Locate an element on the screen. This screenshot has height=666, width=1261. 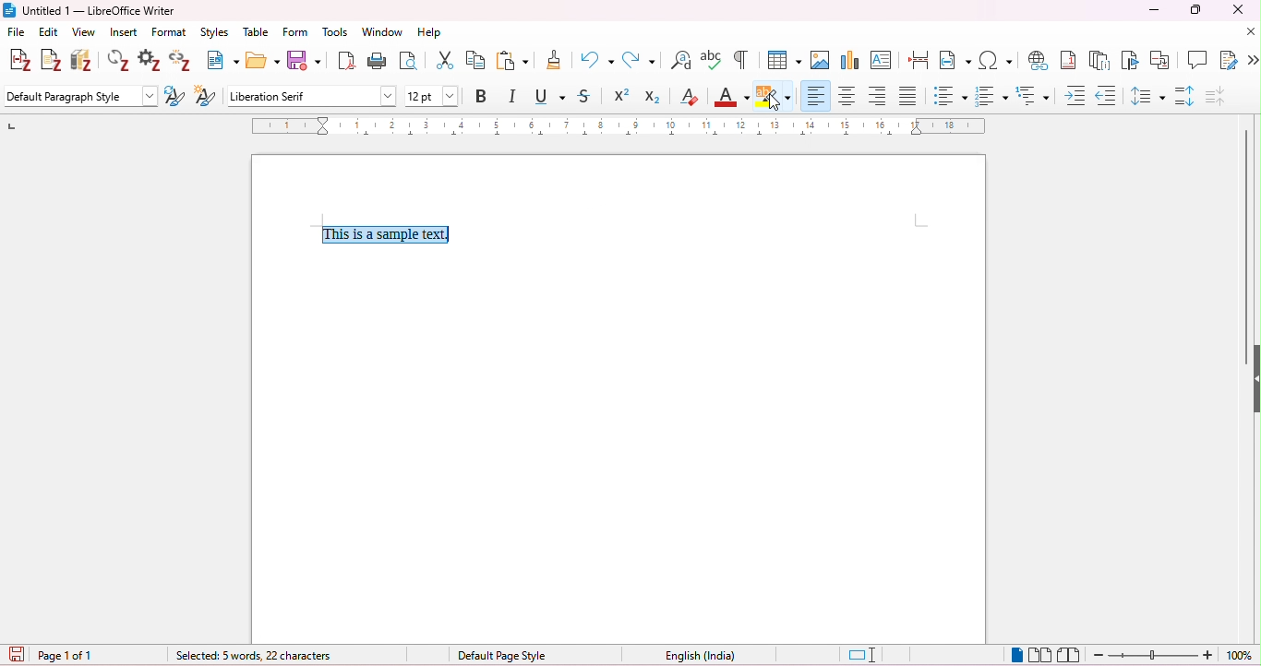
underline is located at coordinates (546, 96).